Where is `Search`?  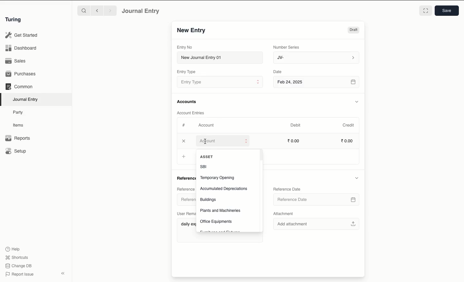
Search is located at coordinates (83, 10).